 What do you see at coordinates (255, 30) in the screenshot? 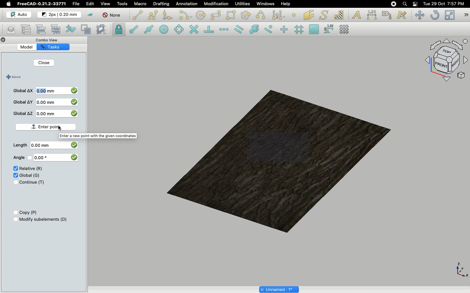
I see `Snap special ` at bounding box center [255, 30].